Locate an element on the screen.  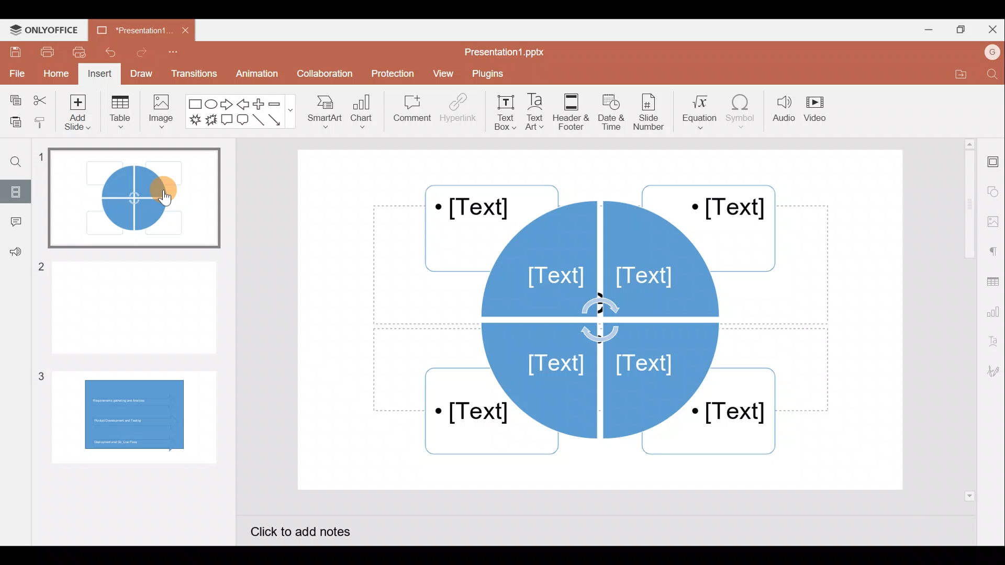
Comment is located at coordinates (13, 222).